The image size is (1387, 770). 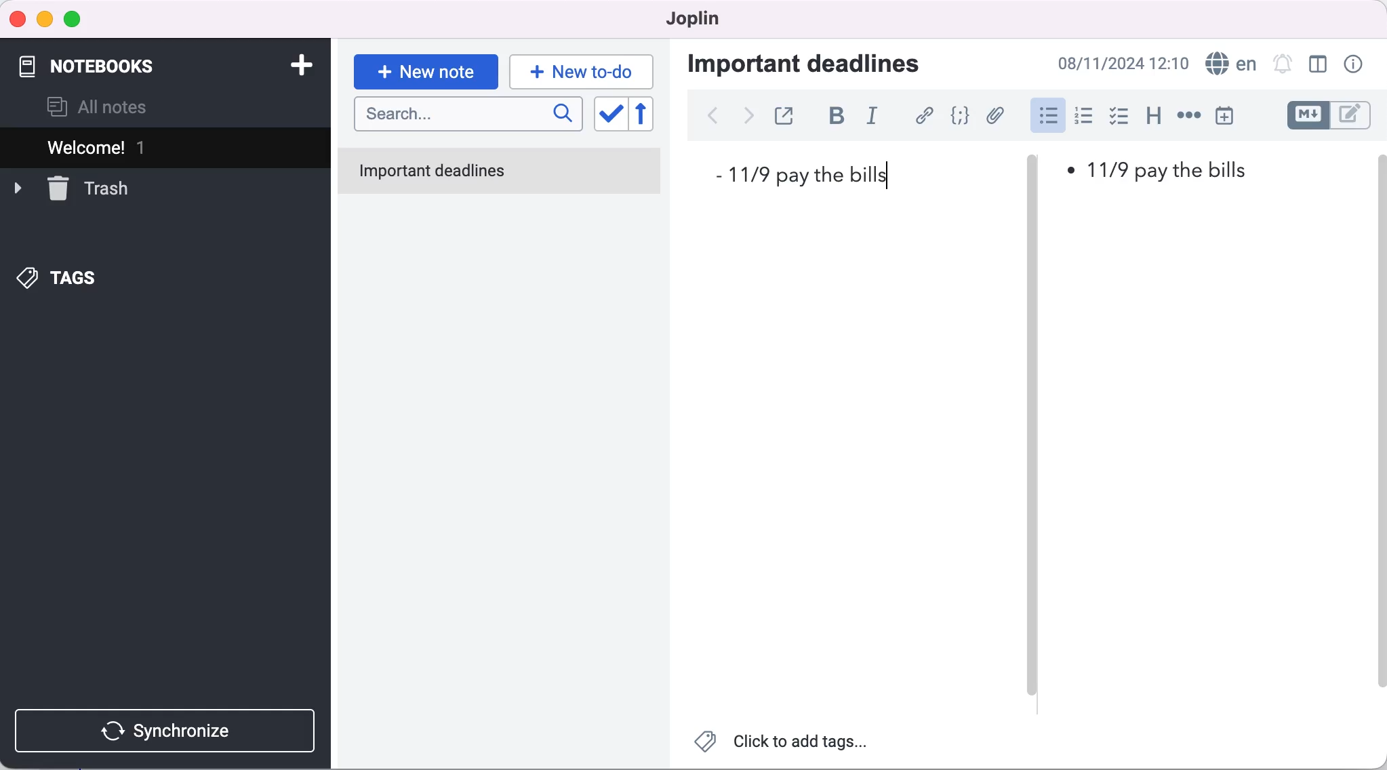 I want to click on note properties, so click(x=1358, y=66).